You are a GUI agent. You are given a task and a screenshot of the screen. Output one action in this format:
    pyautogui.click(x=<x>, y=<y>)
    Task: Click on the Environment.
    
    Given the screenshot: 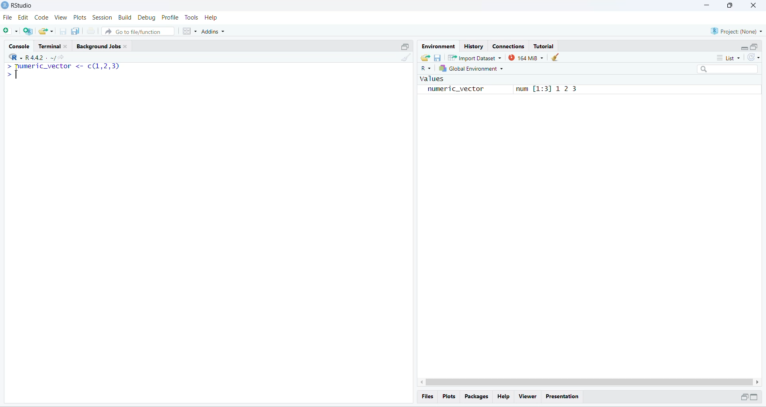 What is the action you would take?
    pyautogui.click(x=438, y=46)
    